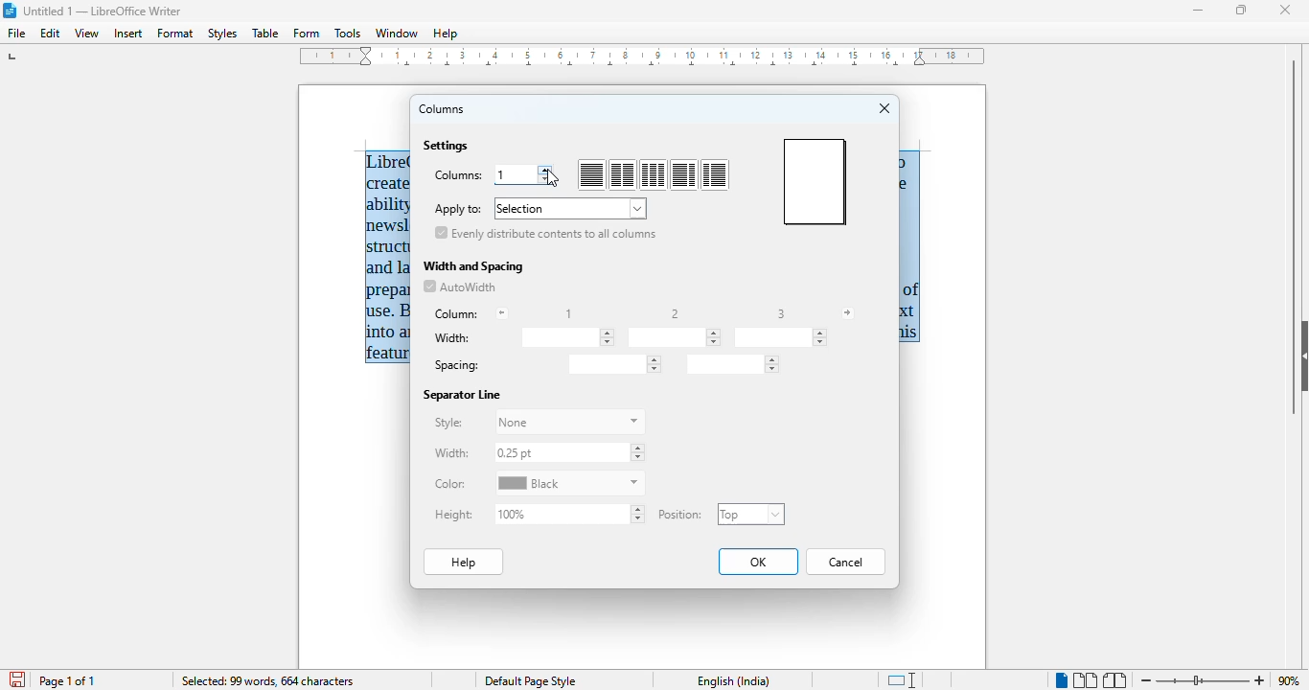 The height and width of the screenshot is (690, 1309). I want to click on cancel, so click(846, 562).